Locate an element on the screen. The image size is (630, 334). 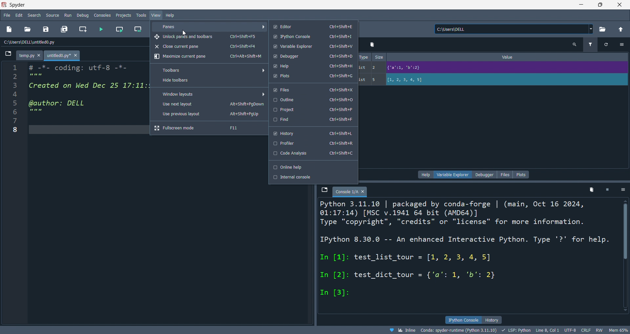
close pane is located at coordinates (208, 46).